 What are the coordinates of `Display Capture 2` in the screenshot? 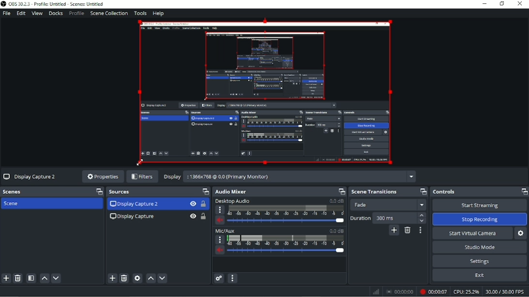 It's located at (134, 204).